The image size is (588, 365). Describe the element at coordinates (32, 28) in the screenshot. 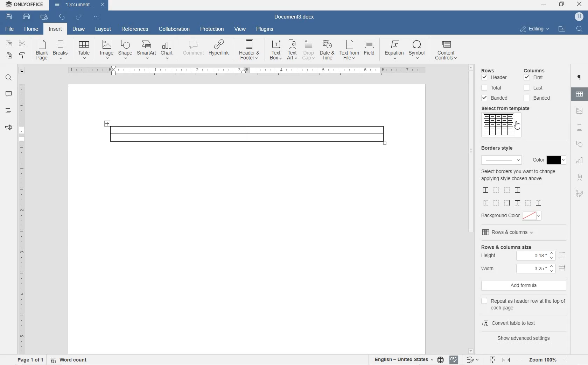

I see `HOME` at that location.